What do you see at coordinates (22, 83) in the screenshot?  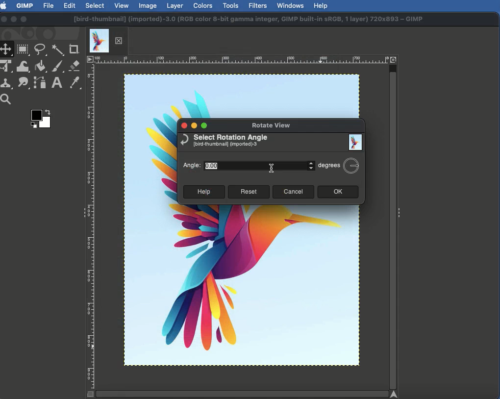 I see `Smudge tool` at bounding box center [22, 83].